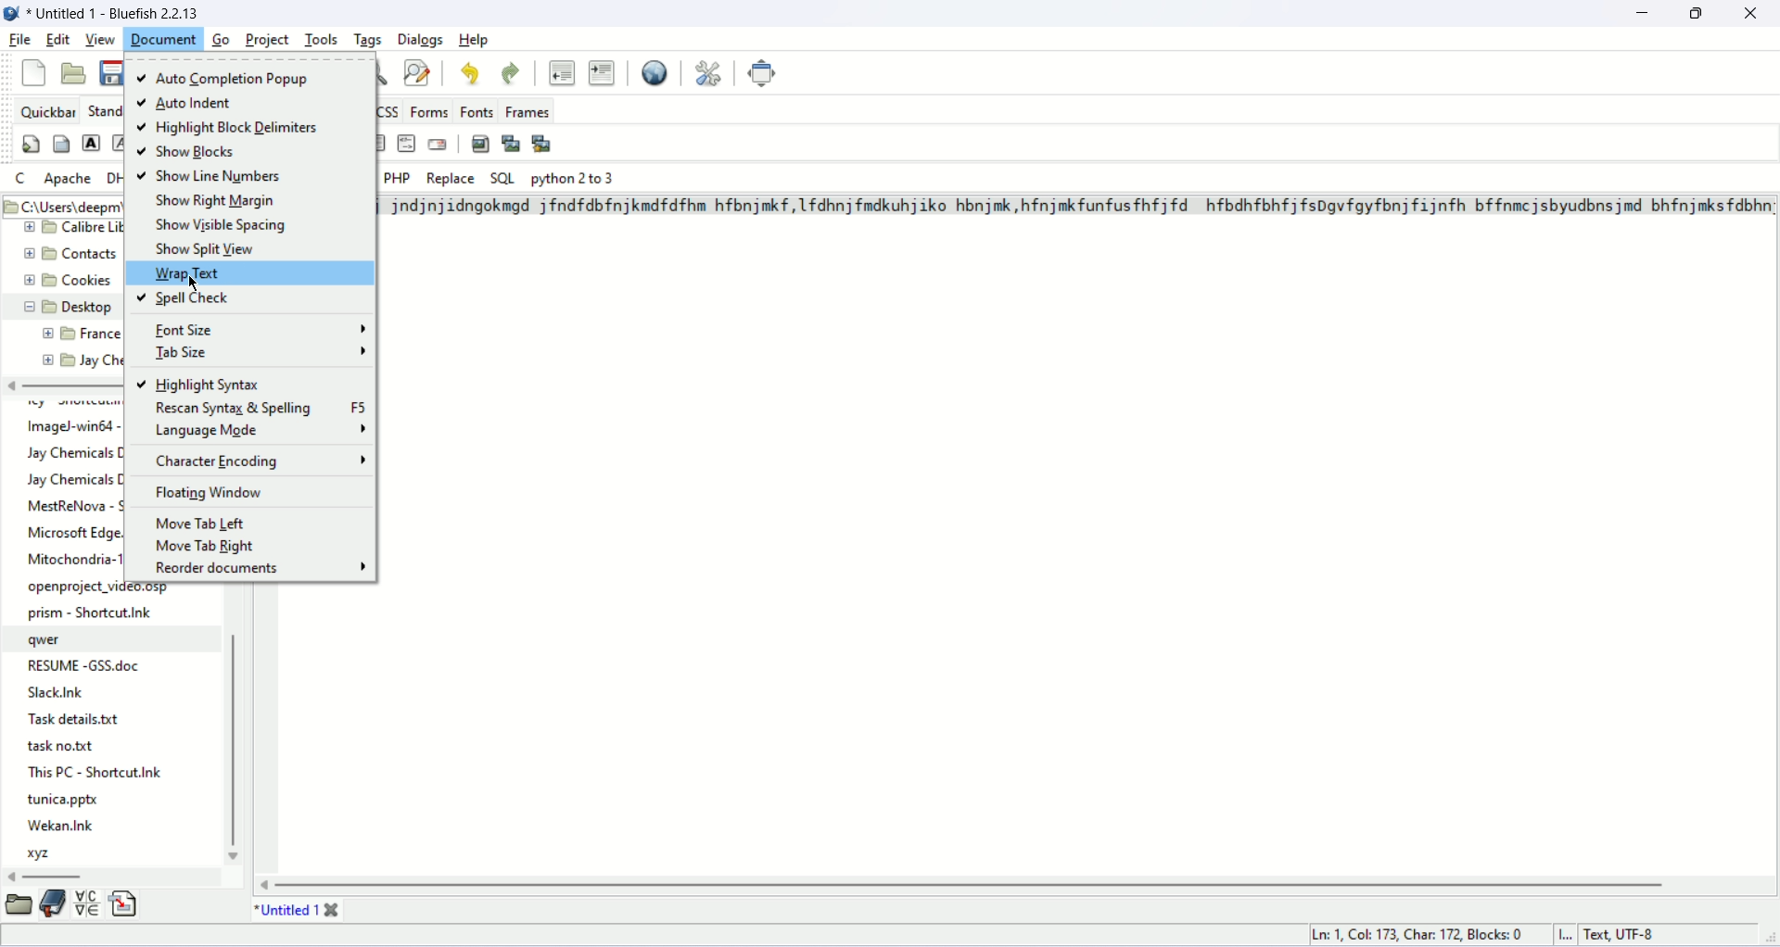 The width and height of the screenshot is (1780, 947). I want to click on bookmark, so click(52, 907).